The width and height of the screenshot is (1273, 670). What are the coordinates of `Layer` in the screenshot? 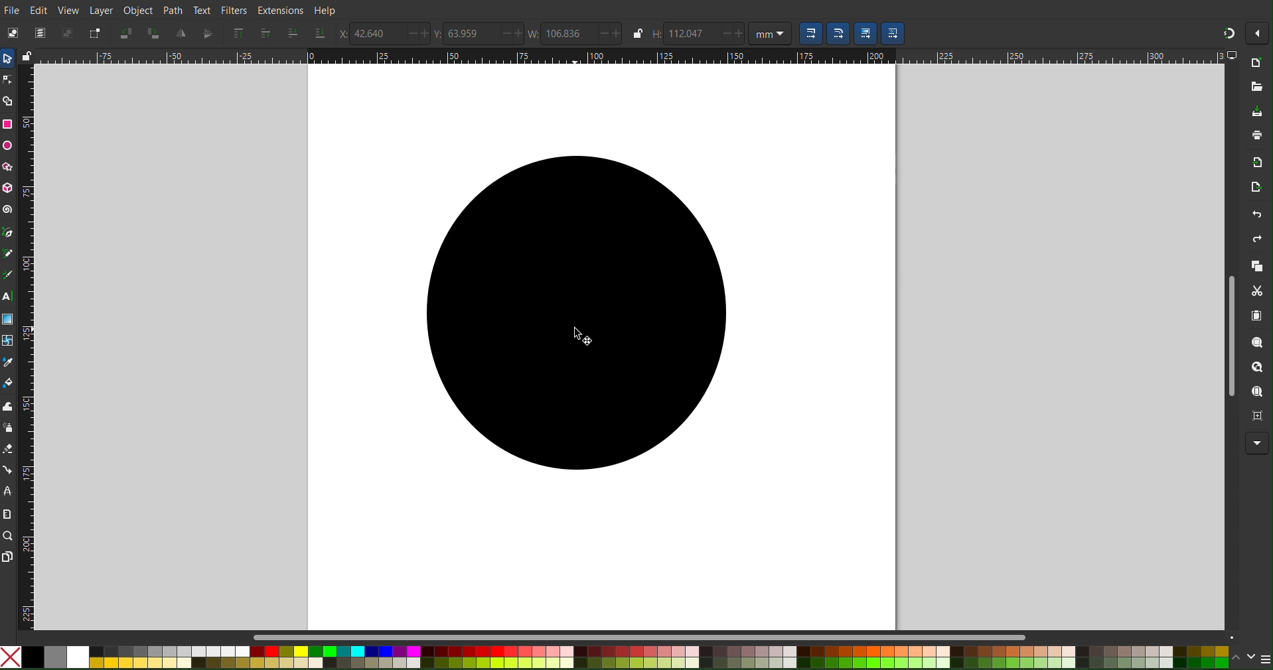 It's located at (101, 10).